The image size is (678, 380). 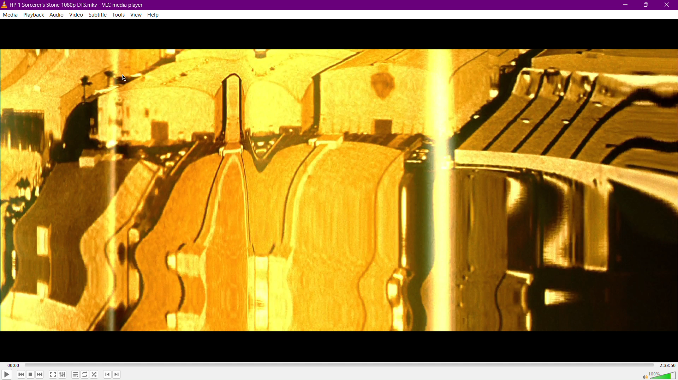 What do you see at coordinates (338, 364) in the screenshot?
I see `Timeline` at bounding box center [338, 364].